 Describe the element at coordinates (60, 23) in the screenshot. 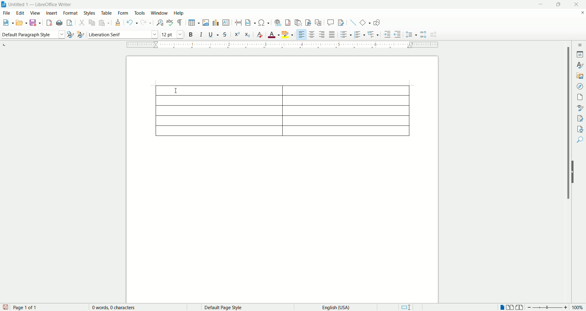

I see `print` at that location.